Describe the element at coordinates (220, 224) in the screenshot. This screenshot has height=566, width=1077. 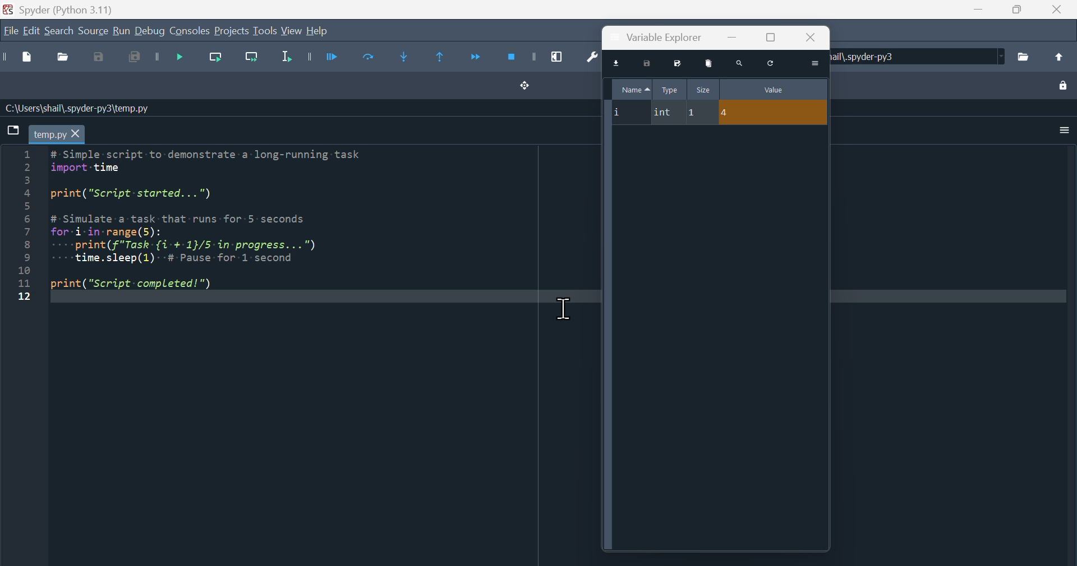
I see `code` at that location.